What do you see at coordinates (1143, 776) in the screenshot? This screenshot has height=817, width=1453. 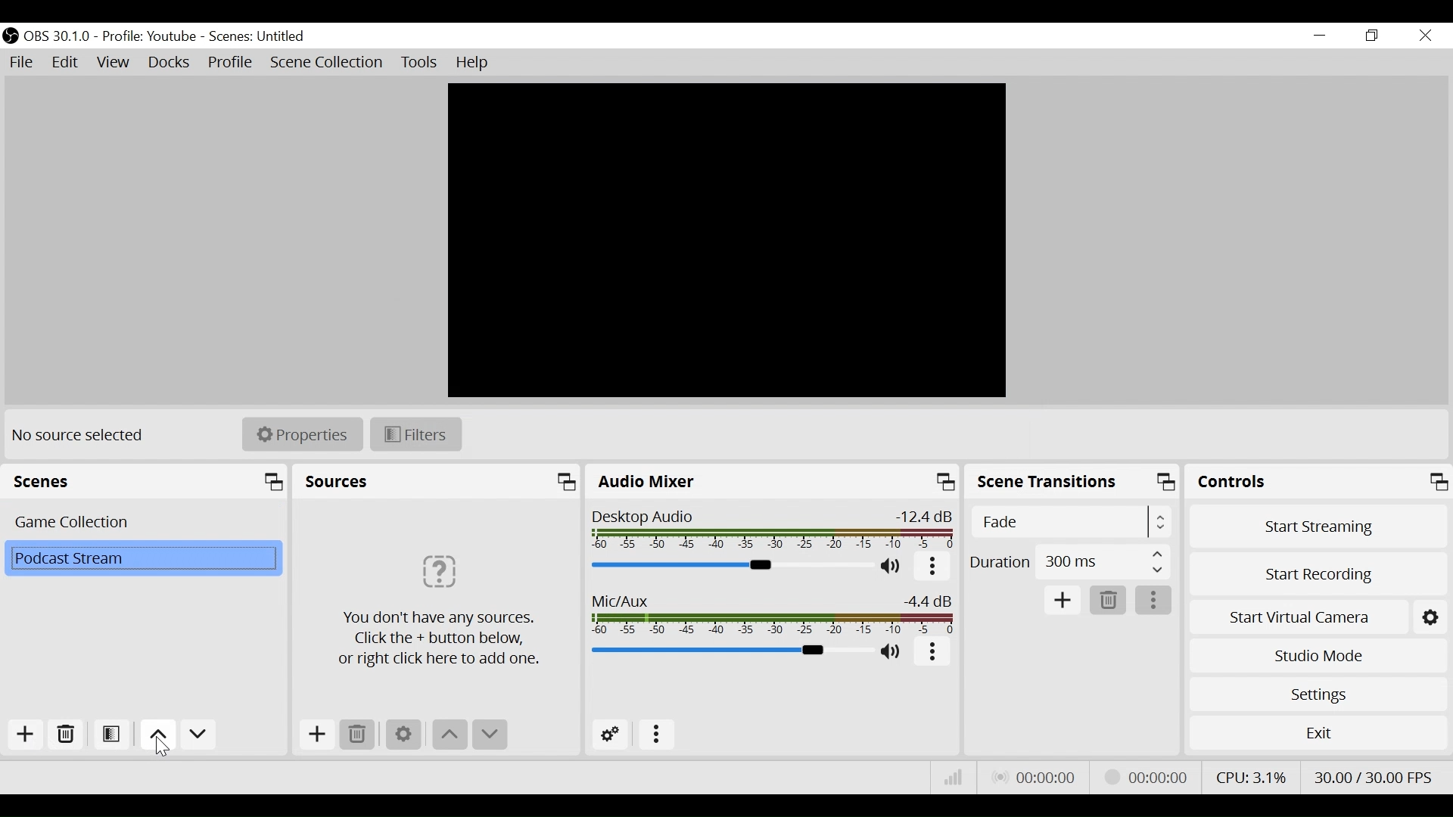 I see `Streaming Status` at bounding box center [1143, 776].